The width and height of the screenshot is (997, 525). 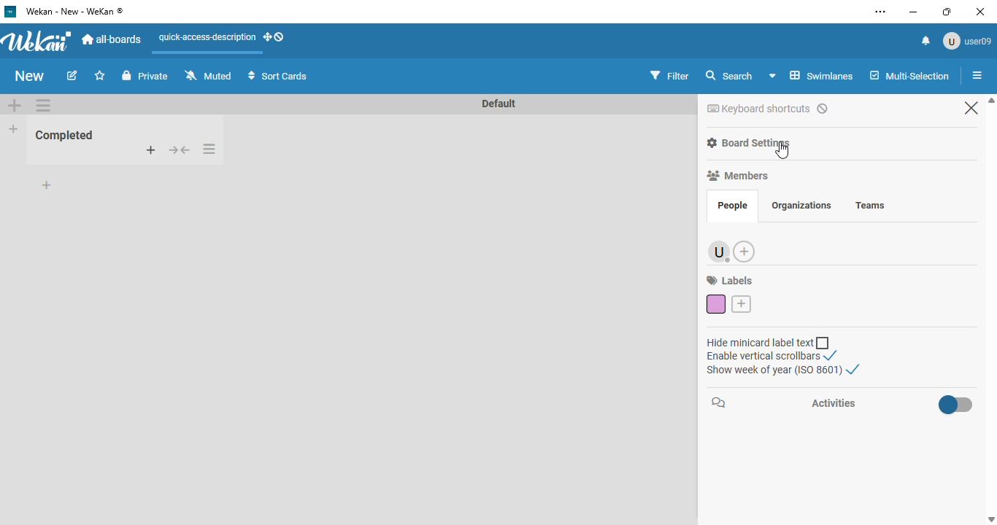 What do you see at coordinates (731, 76) in the screenshot?
I see `search` at bounding box center [731, 76].